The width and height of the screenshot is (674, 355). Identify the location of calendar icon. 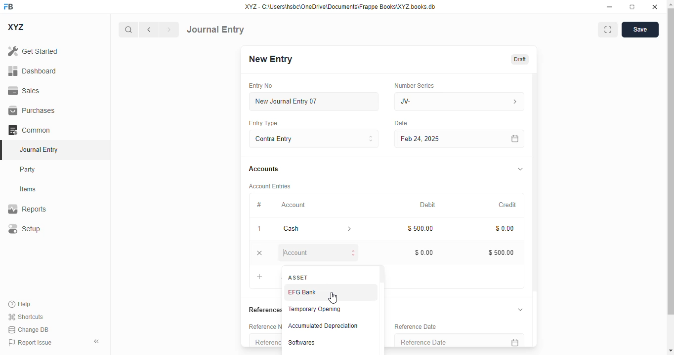
(513, 341).